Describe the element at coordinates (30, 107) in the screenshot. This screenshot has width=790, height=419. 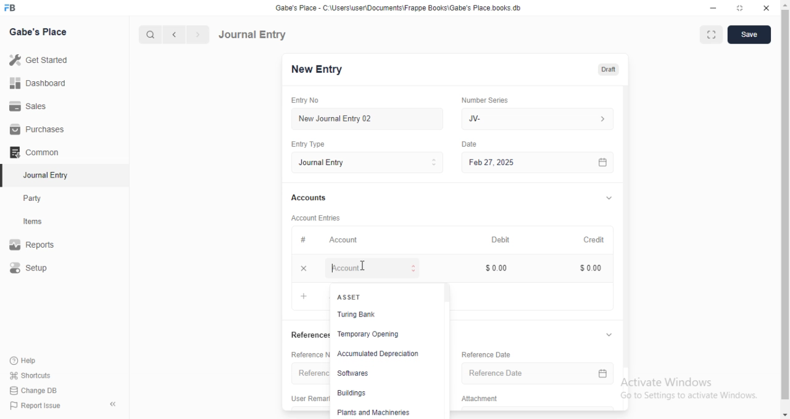
I see `Sales` at that location.